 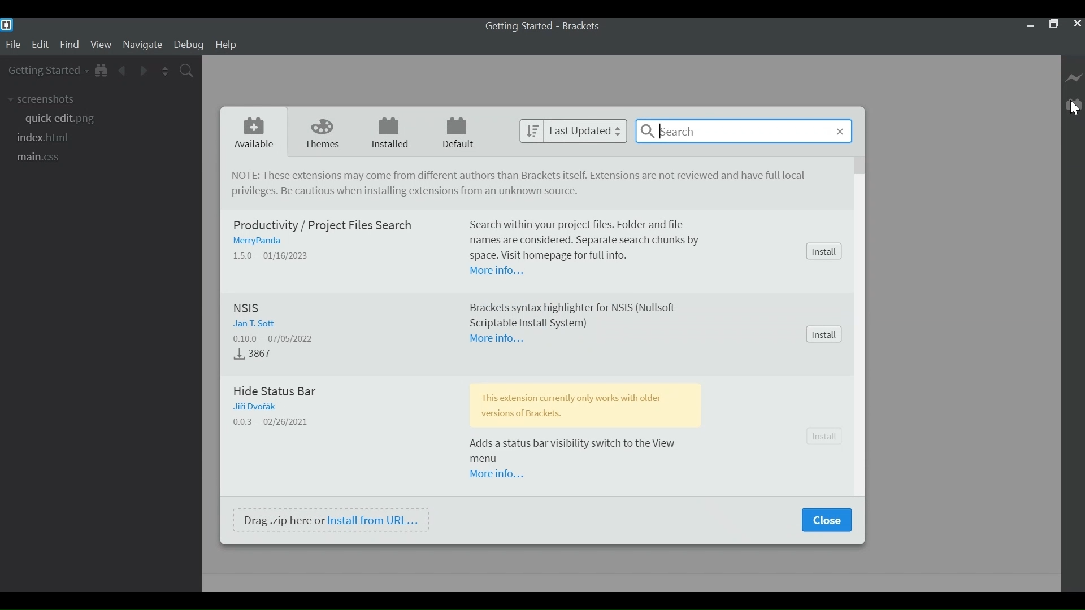 What do you see at coordinates (393, 133) in the screenshot?
I see `Installed ` at bounding box center [393, 133].